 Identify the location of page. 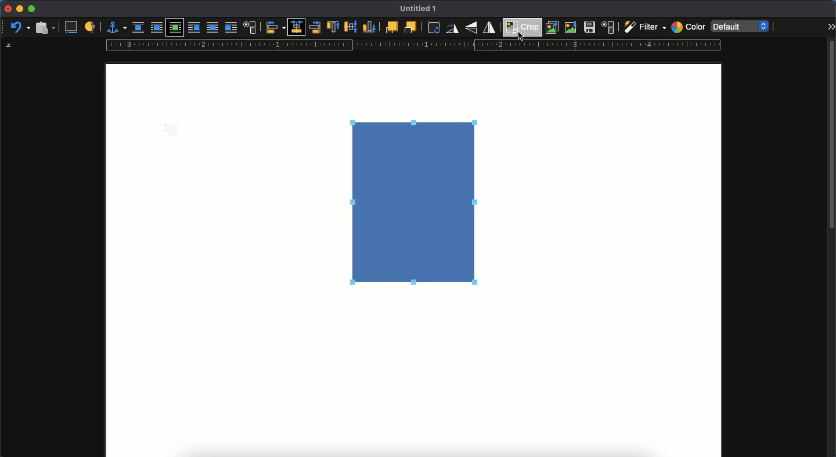
(413, 381).